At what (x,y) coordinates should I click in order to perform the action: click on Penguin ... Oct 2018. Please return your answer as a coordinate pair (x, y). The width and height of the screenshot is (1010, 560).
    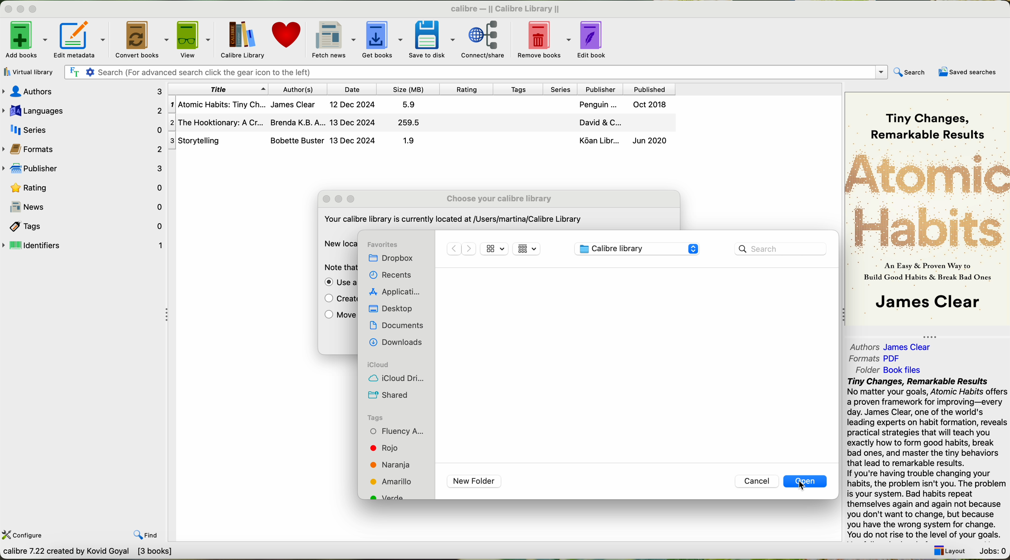
    Looking at the image, I should click on (623, 105).